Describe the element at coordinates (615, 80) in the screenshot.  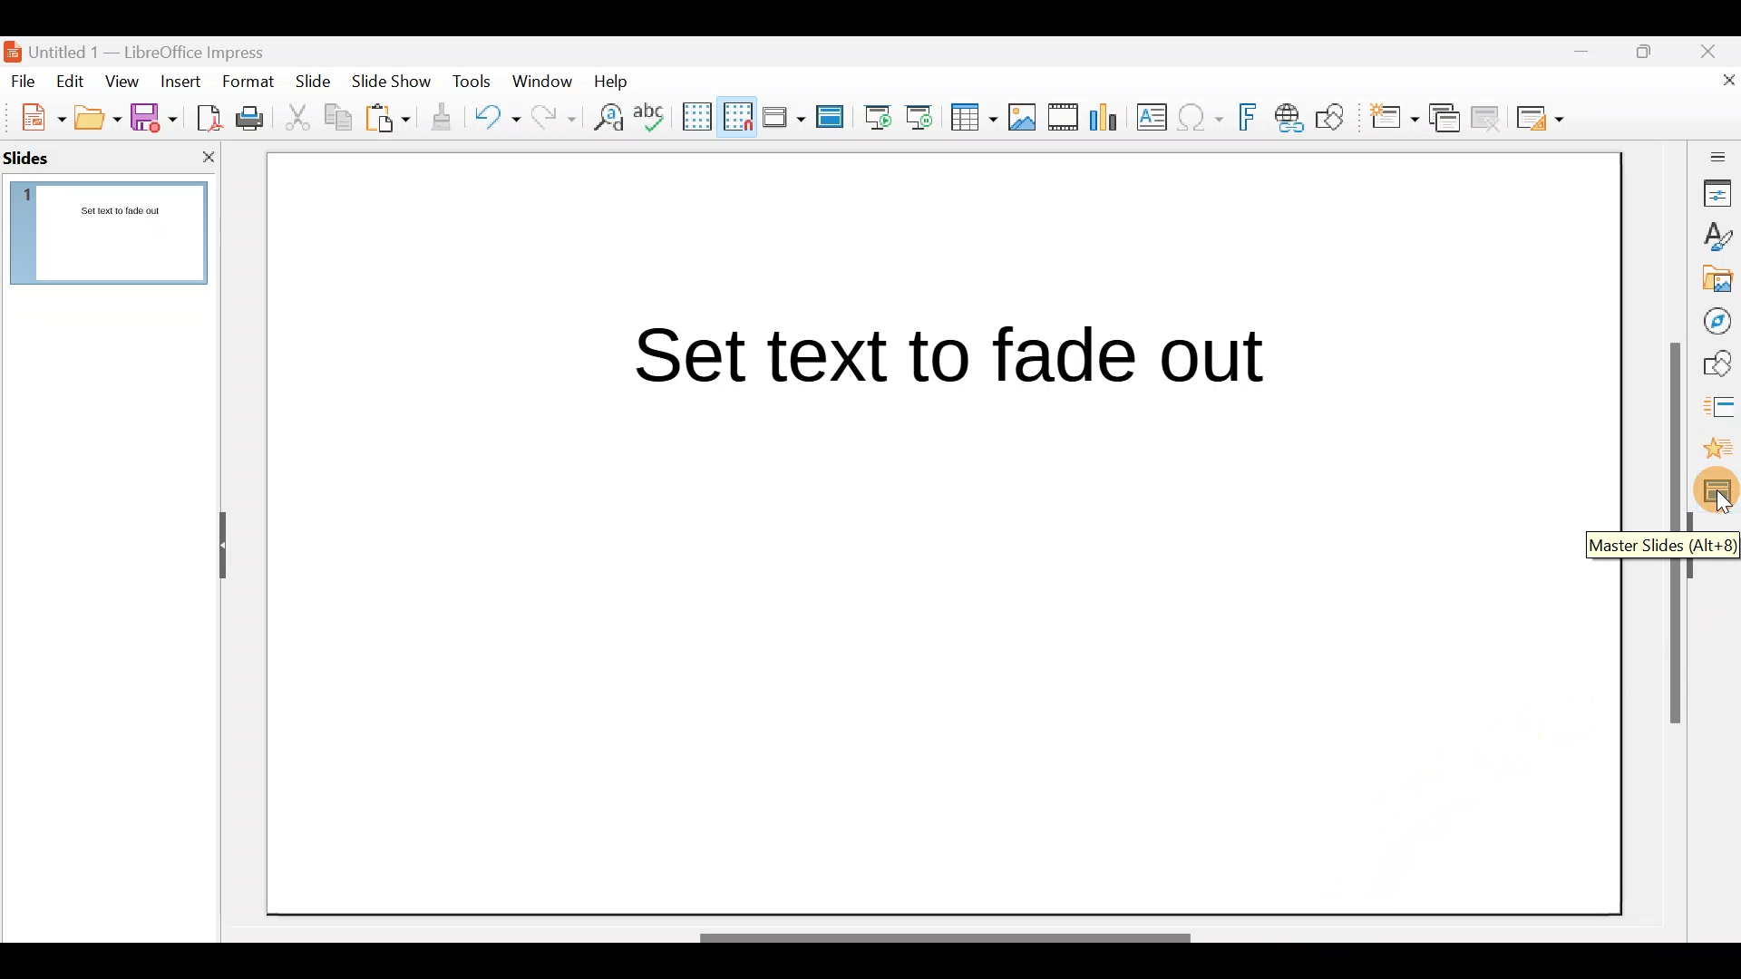
I see `Help` at that location.